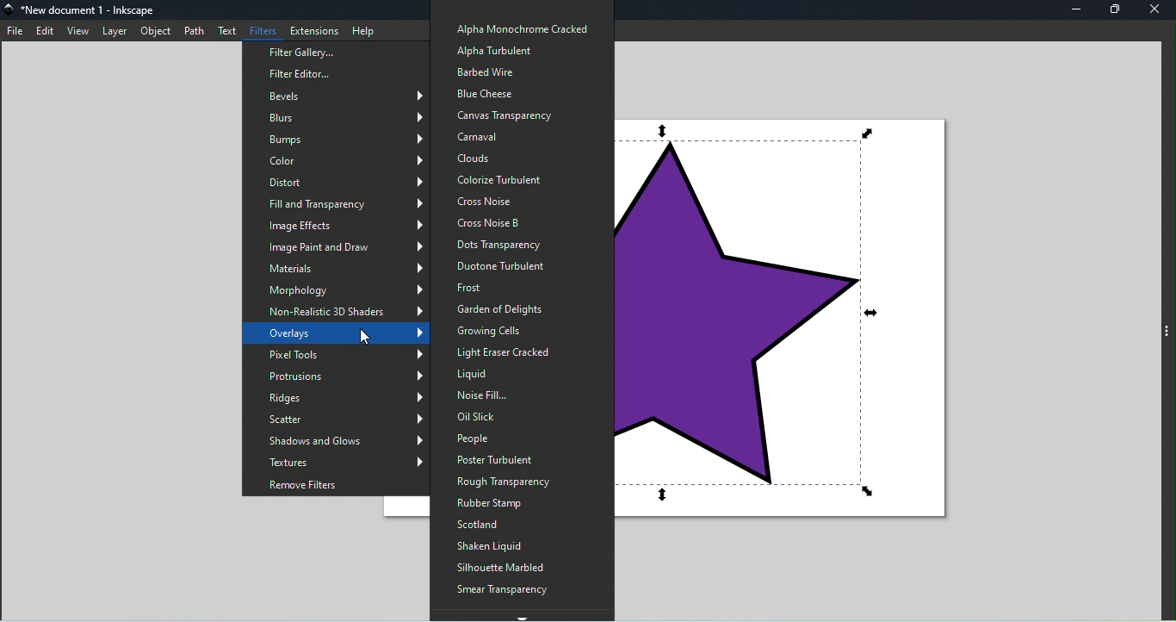 This screenshot has height=622, width=1176. What do you see at coordinates (342, 401) in the screenshot?
I see `Ridges` at bounding box center [342, 401].